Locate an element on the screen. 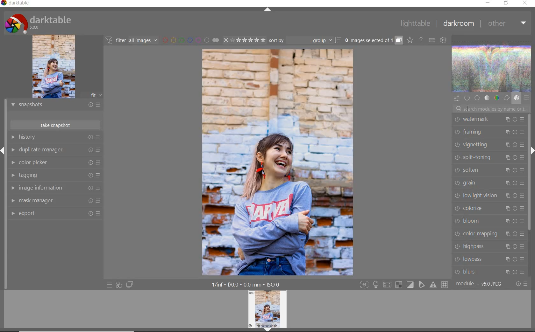 The image size is (535, 332). vignetting is located at coordinates (489, 145).